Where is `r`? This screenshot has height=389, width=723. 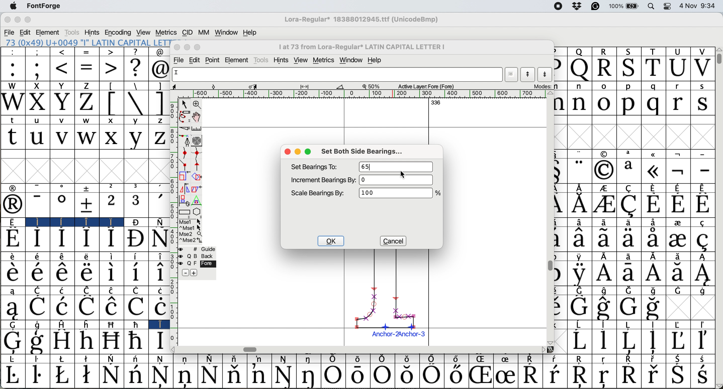 r is located at coordinates (678, 103).